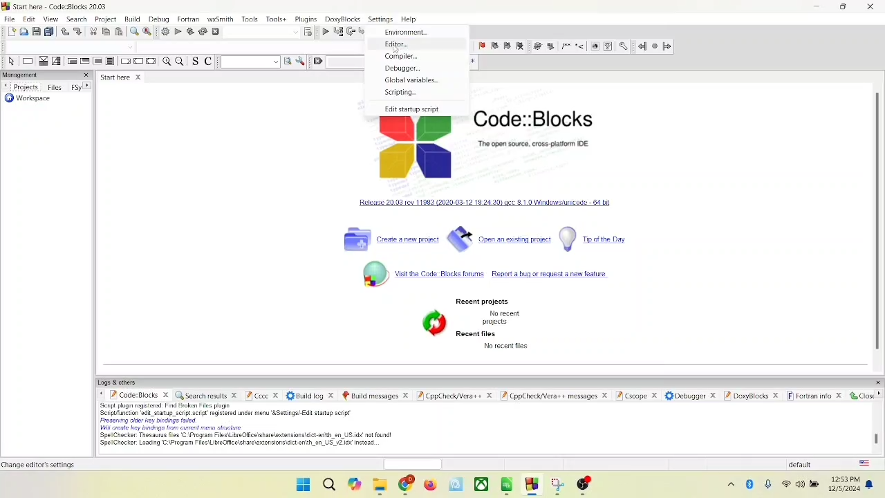 This screenshot has height=498, width=885. Describe the element at coordinates (499, 205) in the screenshot. I see `windows unicode` at that location.